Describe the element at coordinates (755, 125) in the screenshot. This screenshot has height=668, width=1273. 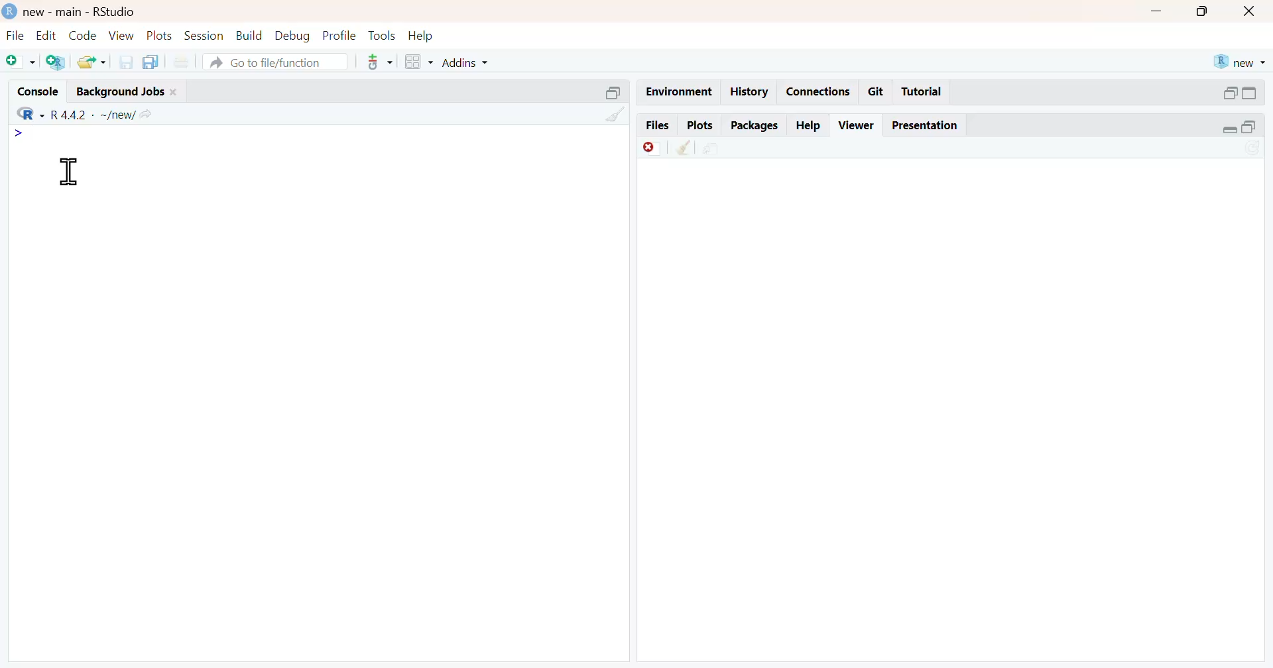
I see `packages` at that location.